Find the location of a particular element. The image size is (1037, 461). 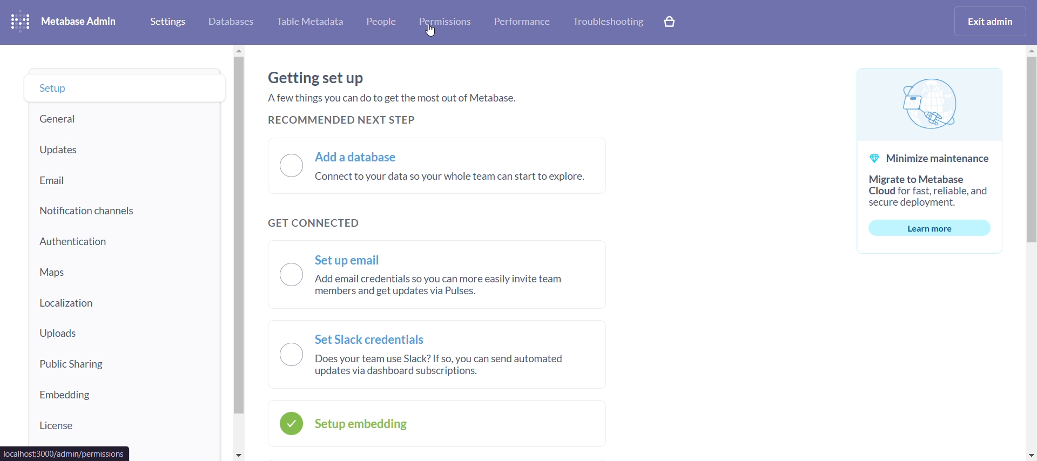

updates is located at coordinates (123, 146).